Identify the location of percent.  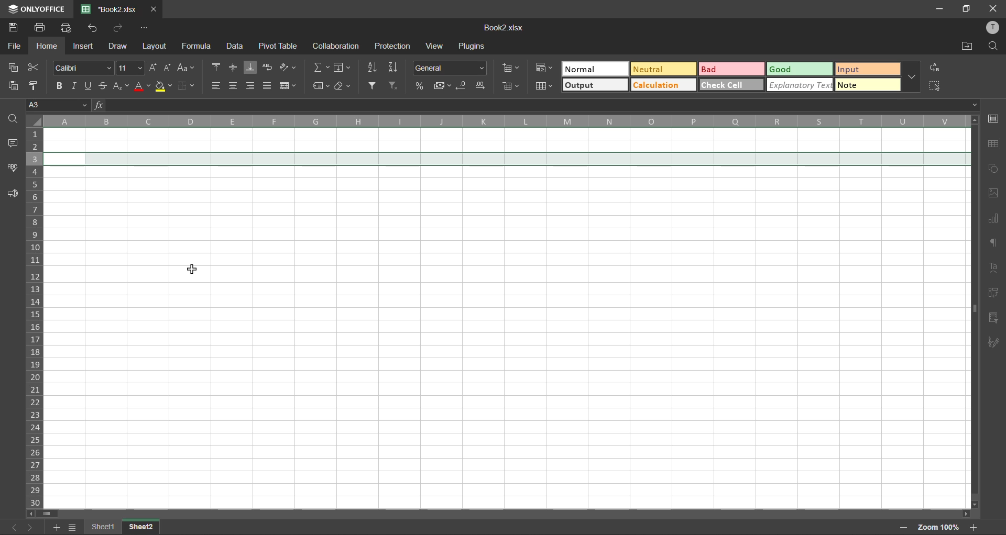
(420, 85).